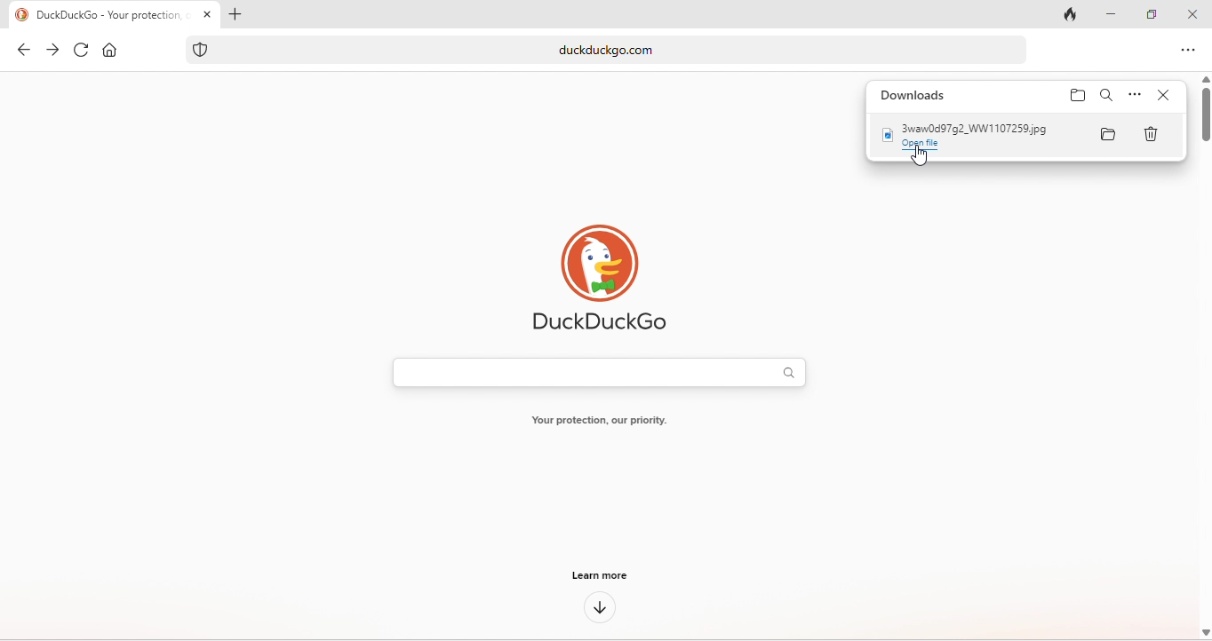 The height and width of the screenshot is (641, 1212). Describe the element at coordinates (886, 135) in the screenshot. I see `image icon` at that location.